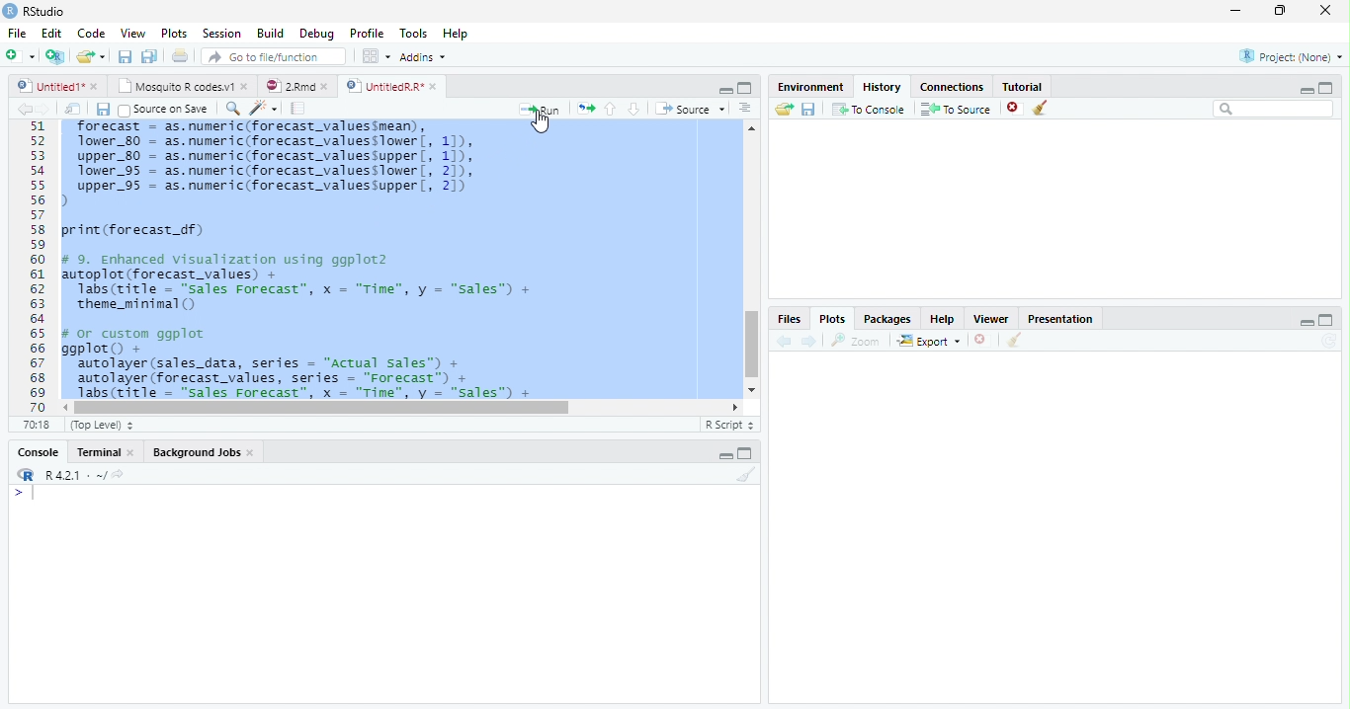  I want to click on Print, so click(180, 56).